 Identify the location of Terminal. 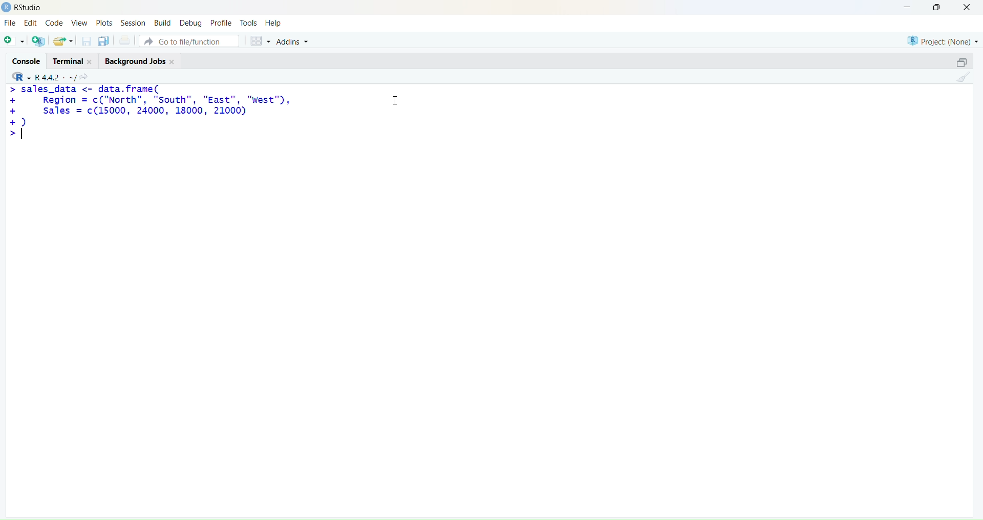
(70, 60).